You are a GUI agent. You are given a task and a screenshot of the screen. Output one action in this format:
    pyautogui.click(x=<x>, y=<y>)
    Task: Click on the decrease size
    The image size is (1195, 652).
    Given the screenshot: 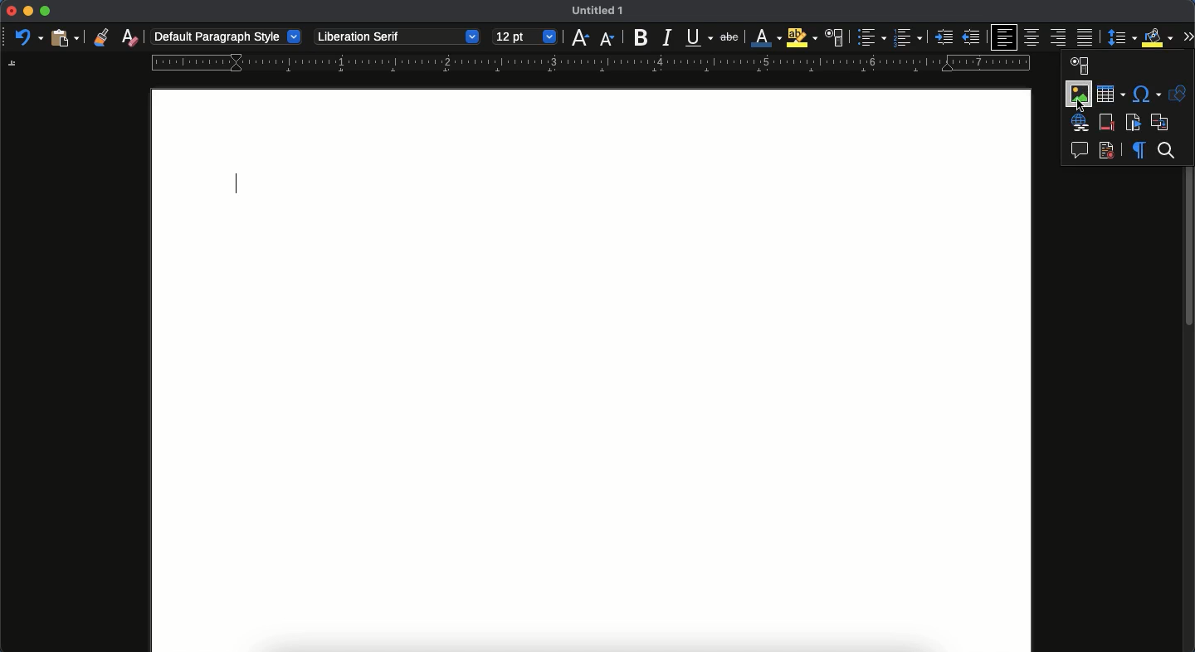 What is the action you would take?
    pyautogui.click(x=607, y=40)
    